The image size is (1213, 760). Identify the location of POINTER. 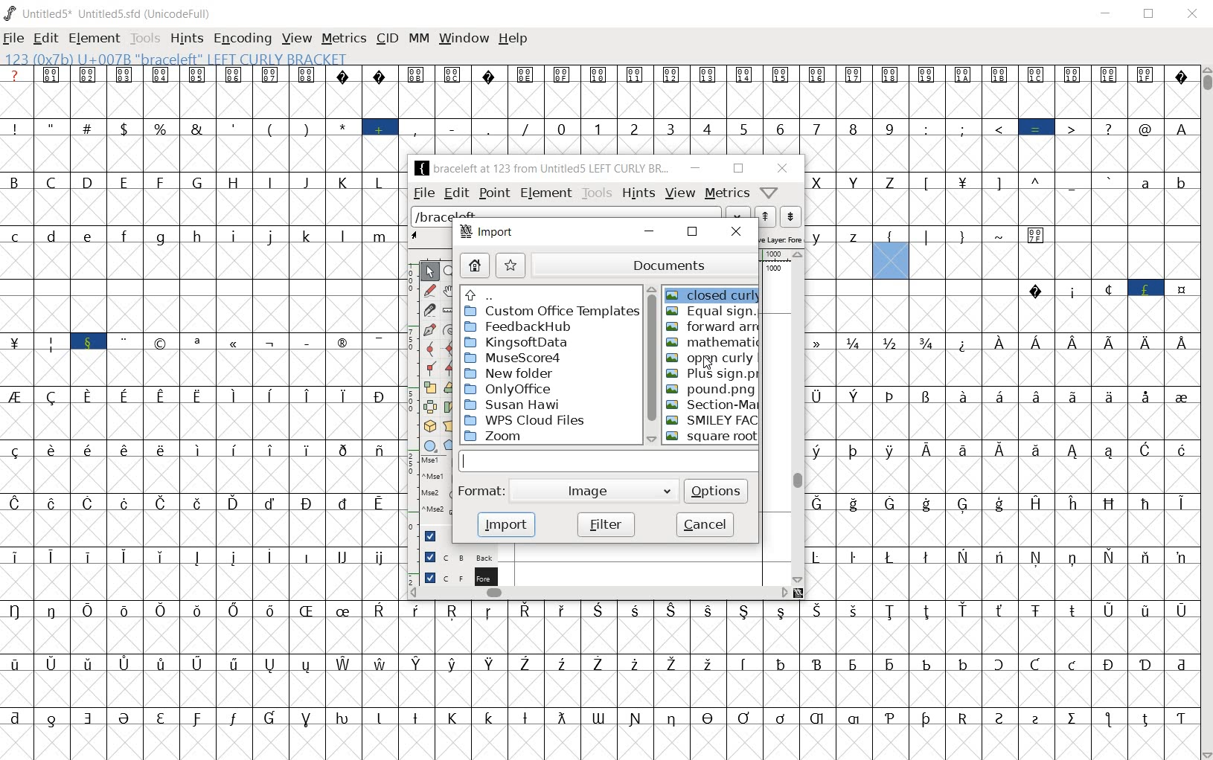
(429, 271).